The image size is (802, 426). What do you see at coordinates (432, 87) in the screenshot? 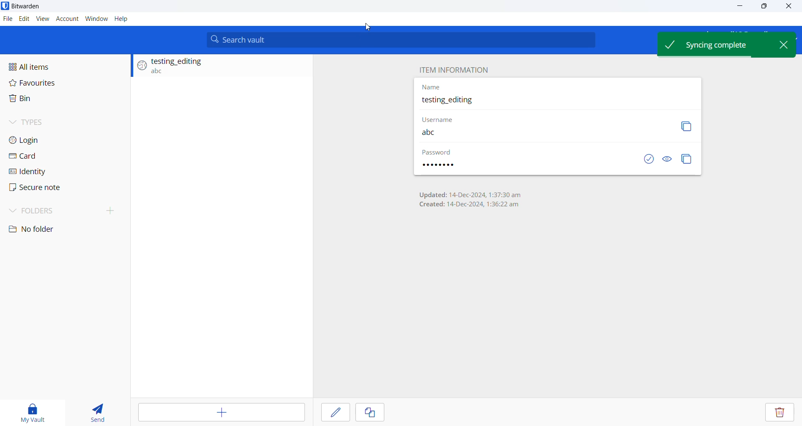
I see `Name heading` at bounding box center [432, 87].